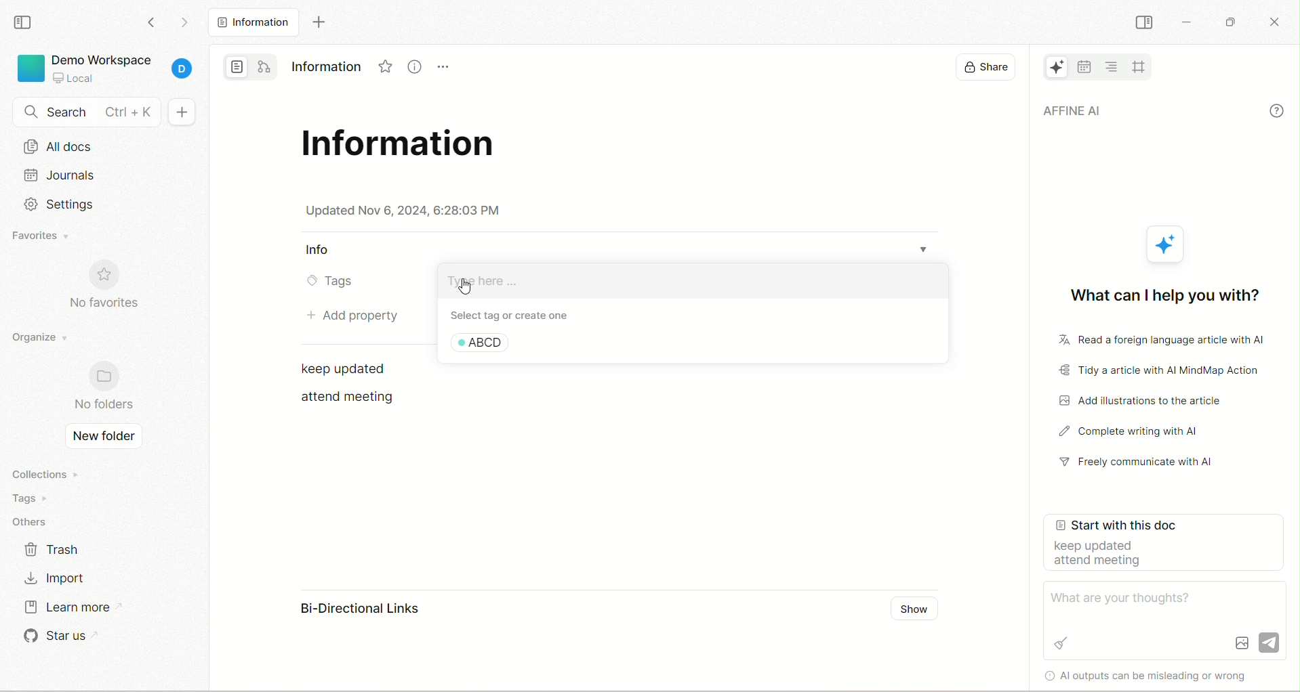  What do you see at coordinates (350, 315) in the screenshot?
I see `add property` at bounding box center [350, 315].